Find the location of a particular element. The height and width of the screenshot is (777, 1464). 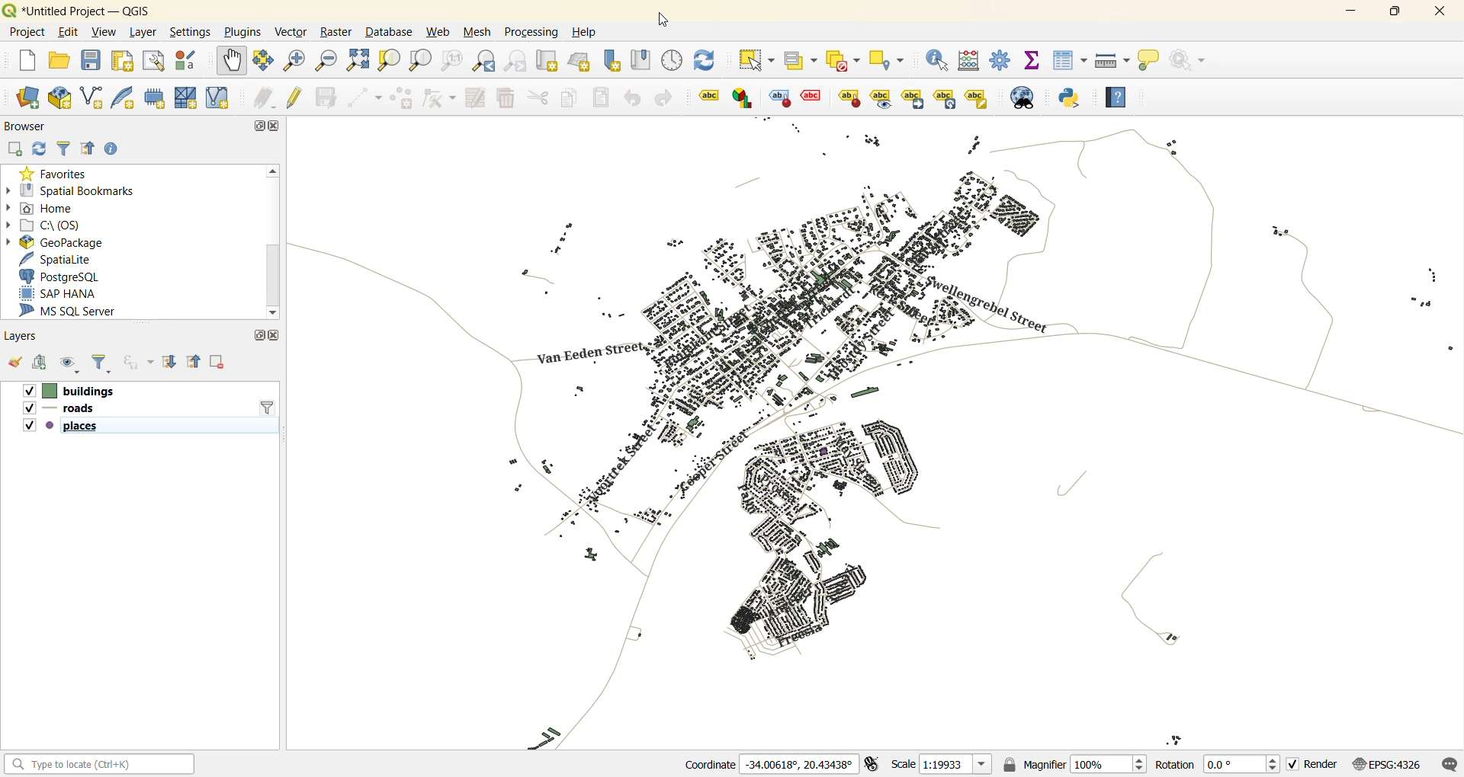

control panel is located at coordinates (676, 62).